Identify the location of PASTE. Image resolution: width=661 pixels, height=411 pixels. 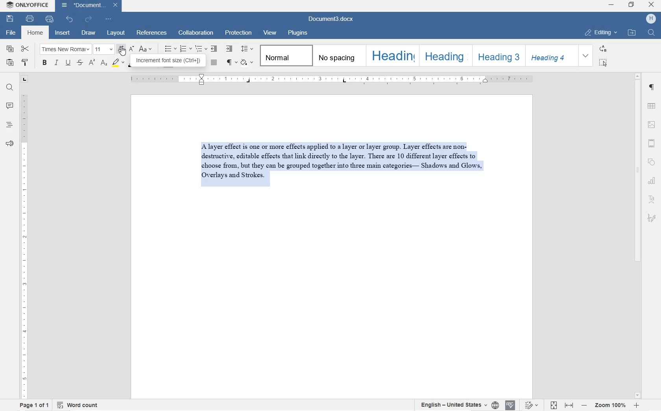
(11, 64).